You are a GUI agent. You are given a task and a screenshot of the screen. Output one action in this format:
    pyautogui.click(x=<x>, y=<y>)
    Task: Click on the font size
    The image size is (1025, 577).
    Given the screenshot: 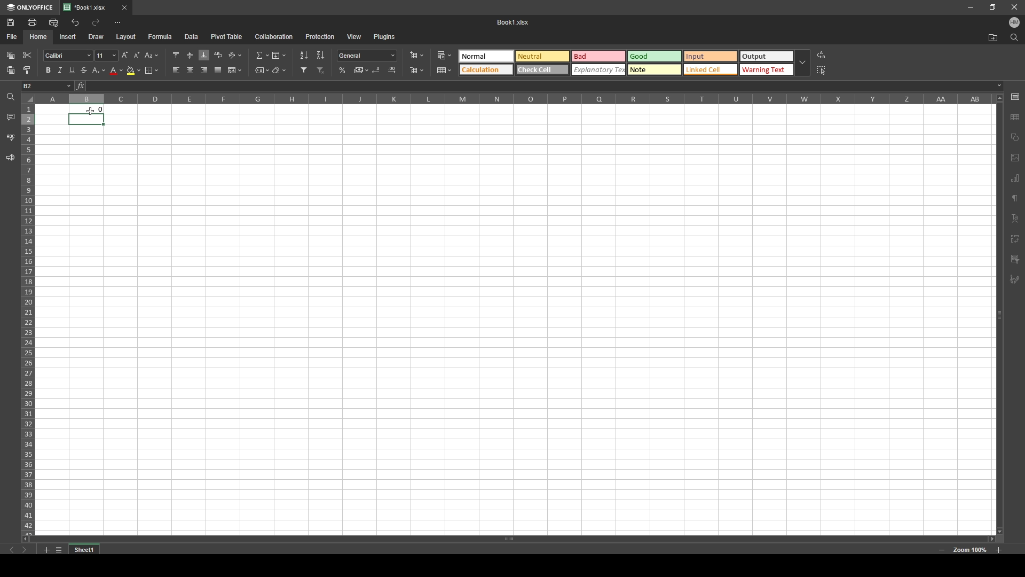 What is the action you would take?
    pyautogui.click(x=106, y=56)
    